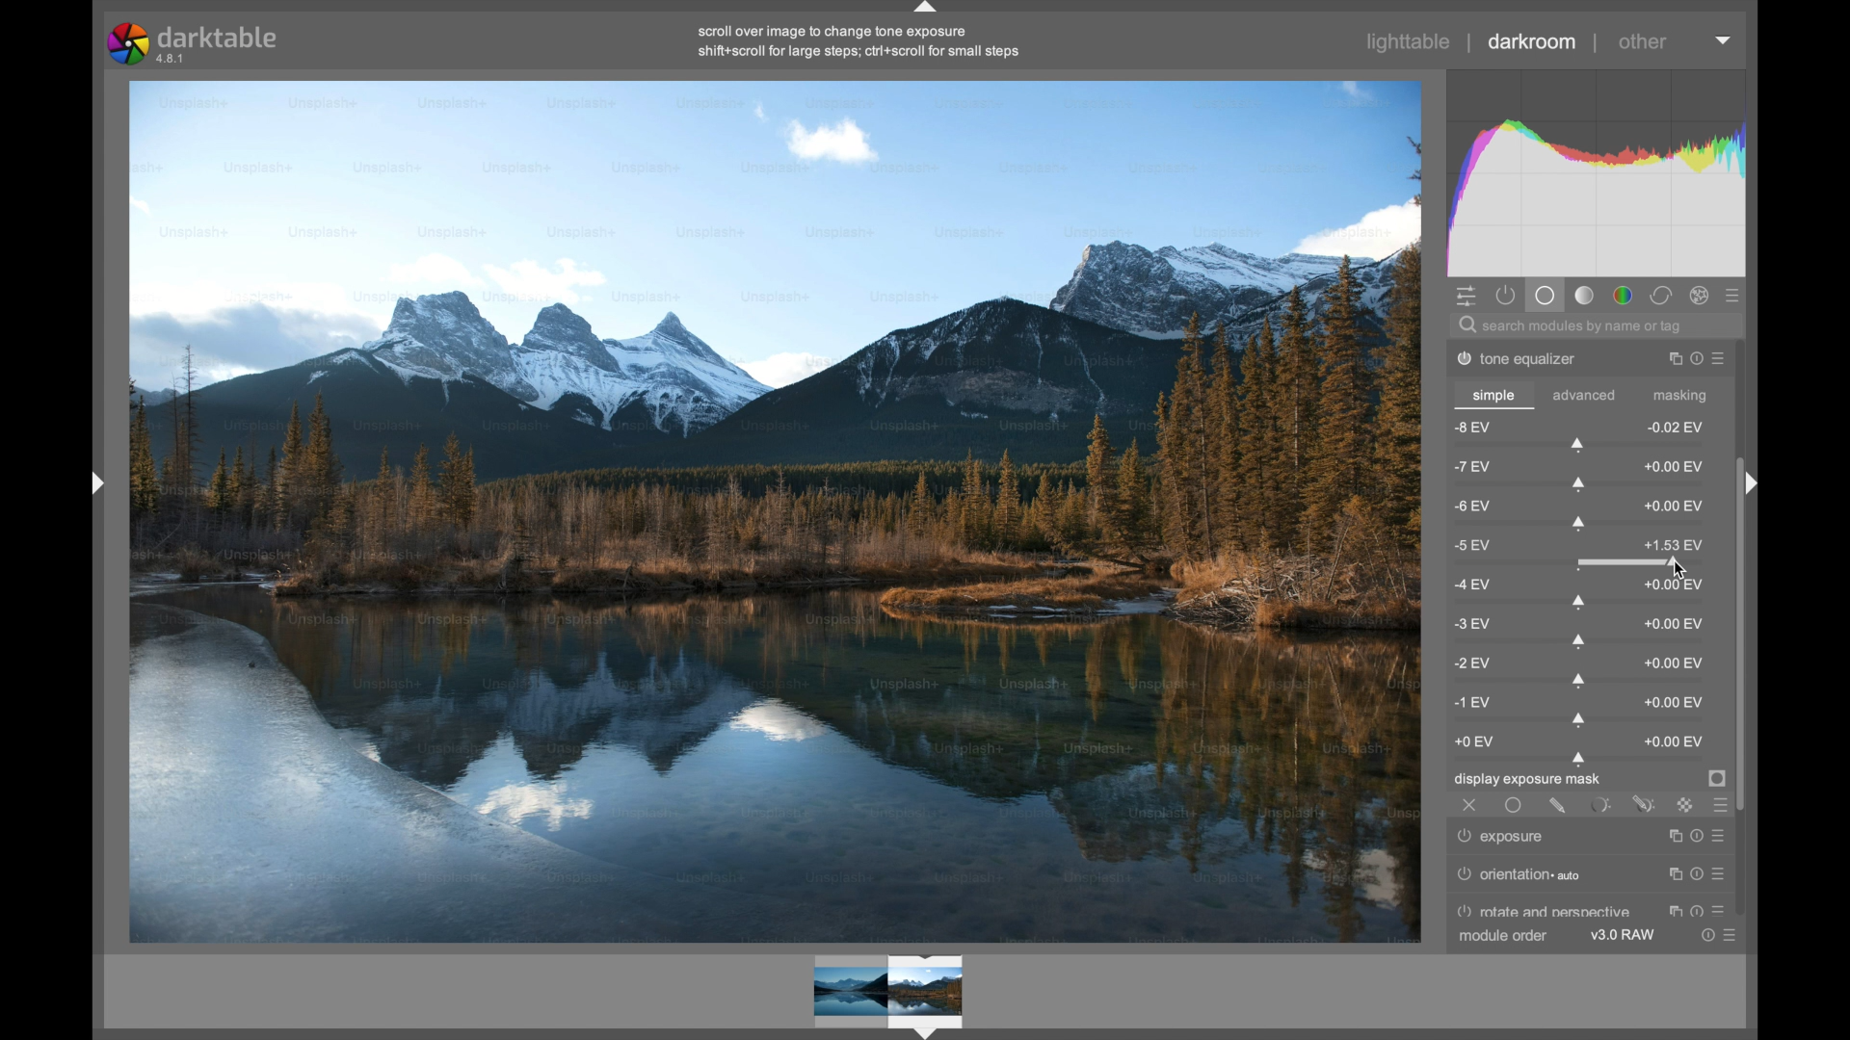 This screenshot has width=1850, height=1040. Describe the element at coordinates (1682, 397) in the screenshot. I see `masking` at that location.